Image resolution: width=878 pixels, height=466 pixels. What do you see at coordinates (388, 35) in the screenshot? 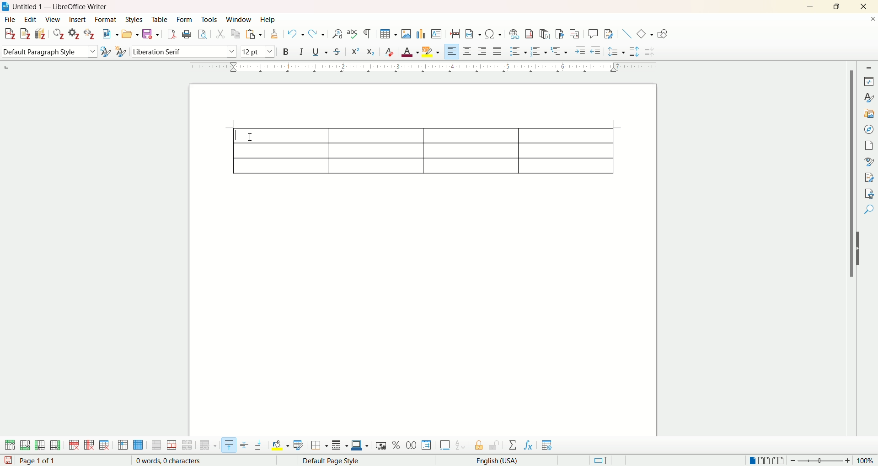
I see `insert table` at bounding box center [388, 35].